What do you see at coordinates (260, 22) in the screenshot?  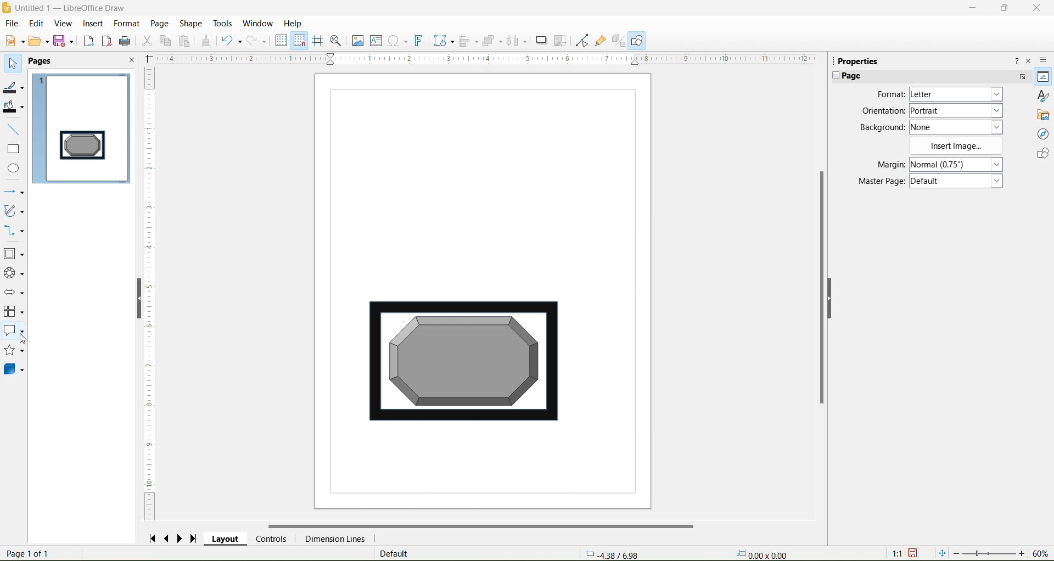 I see `Window` at bounding box center [260, 22].